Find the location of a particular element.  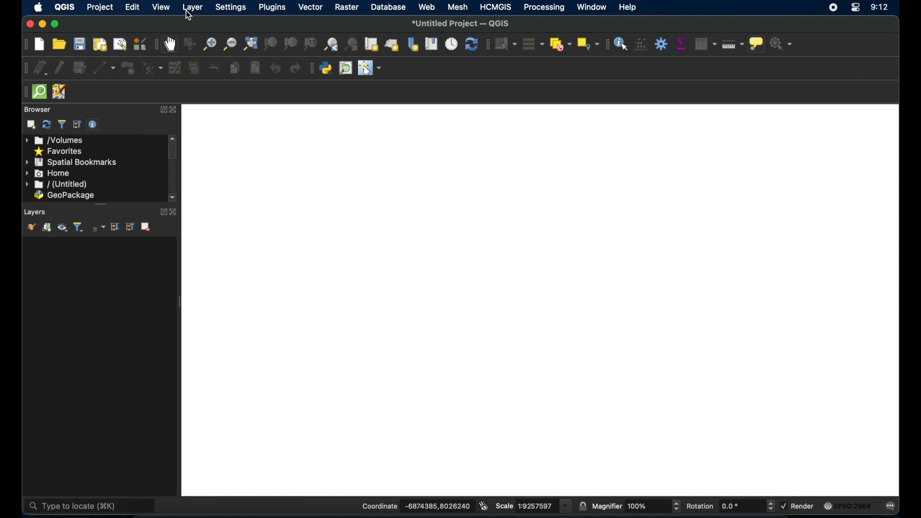

spatial bookmarks is located at coordinates (71, 162).